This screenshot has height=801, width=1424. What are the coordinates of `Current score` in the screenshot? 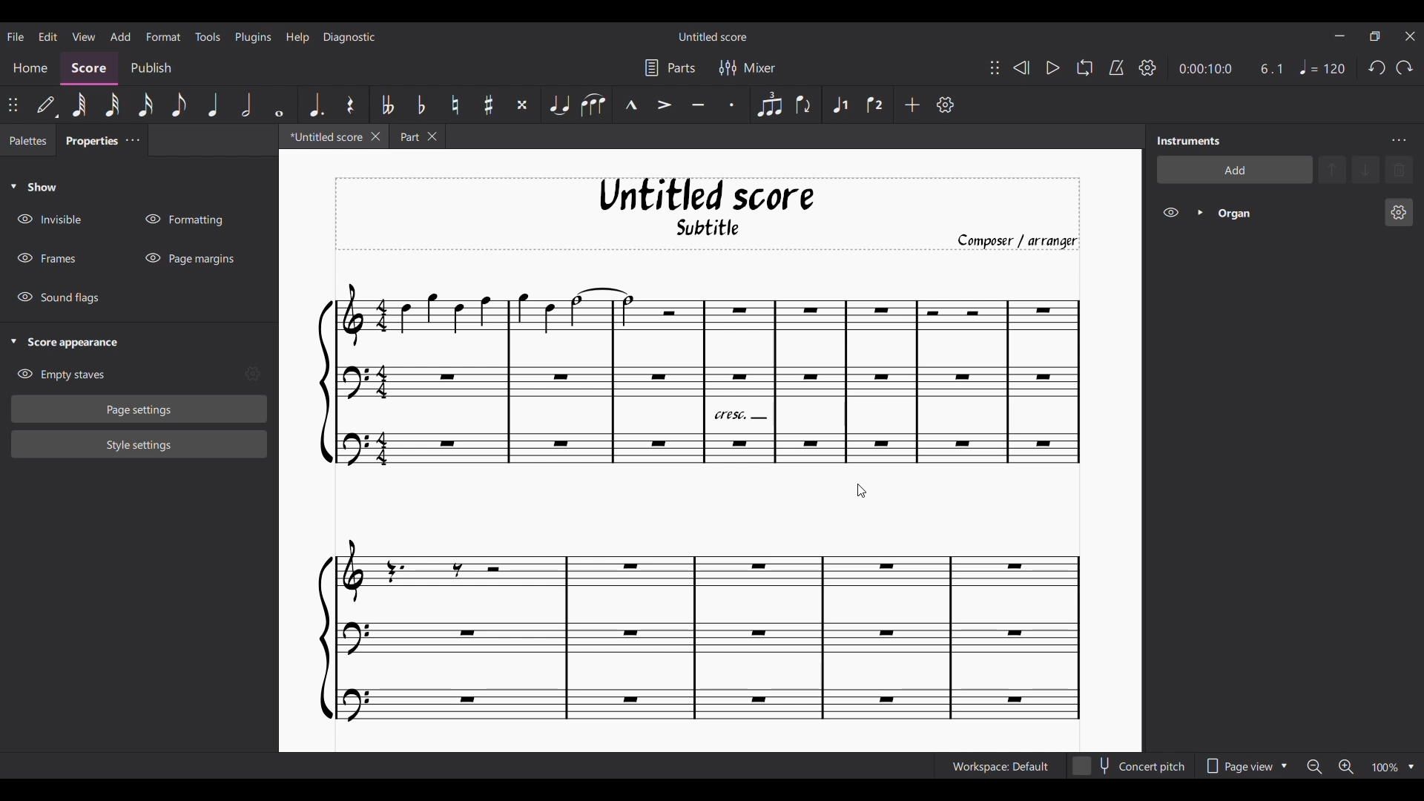 It's located at (700, 503).